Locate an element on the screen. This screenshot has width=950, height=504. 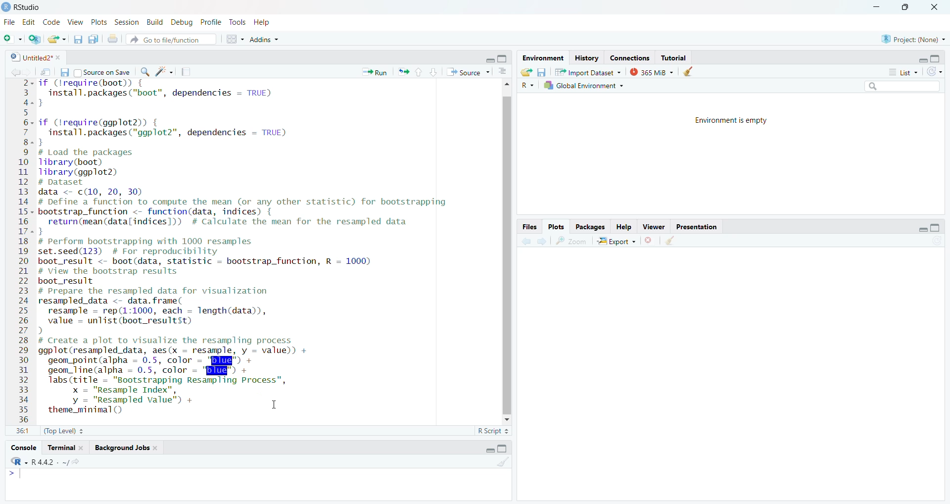
create new project is located at coordinates (34, 40).